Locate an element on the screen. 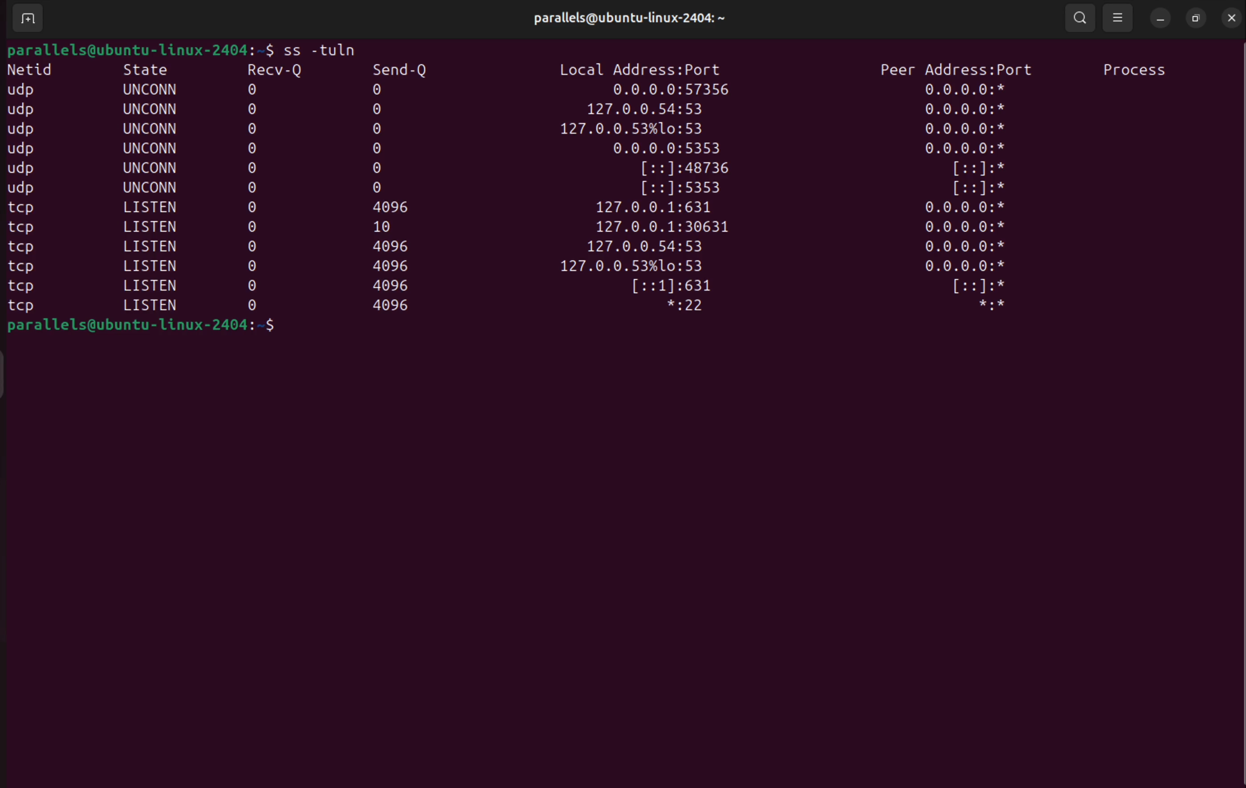 This screenshot has height=788, width=1246. 0 is located at coordinates (380, 128).